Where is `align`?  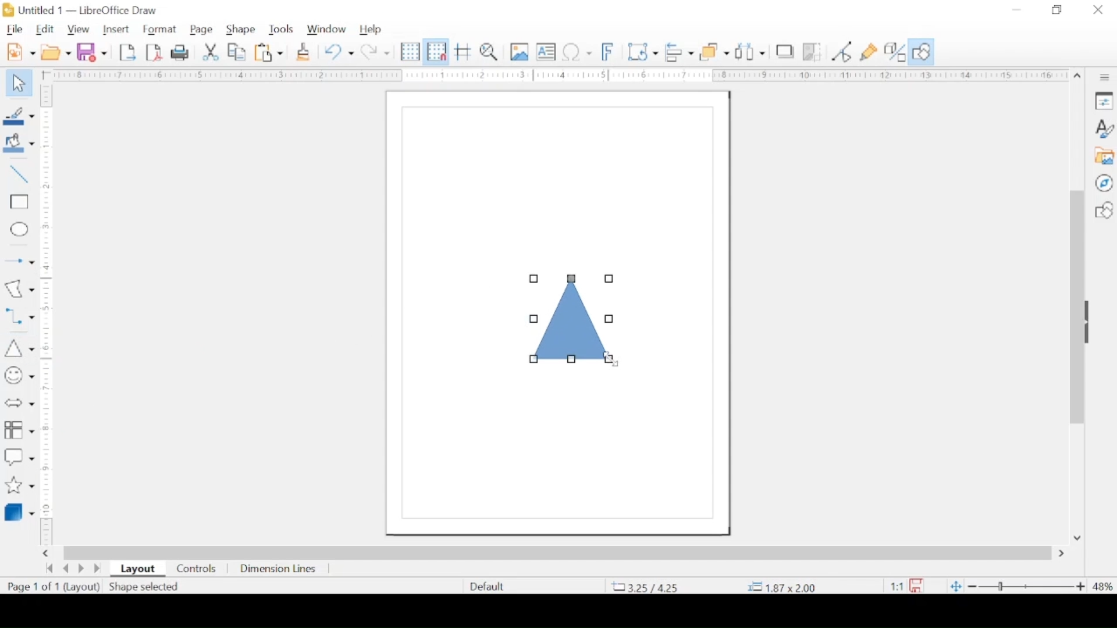
align is located at coordinates (681, 51).